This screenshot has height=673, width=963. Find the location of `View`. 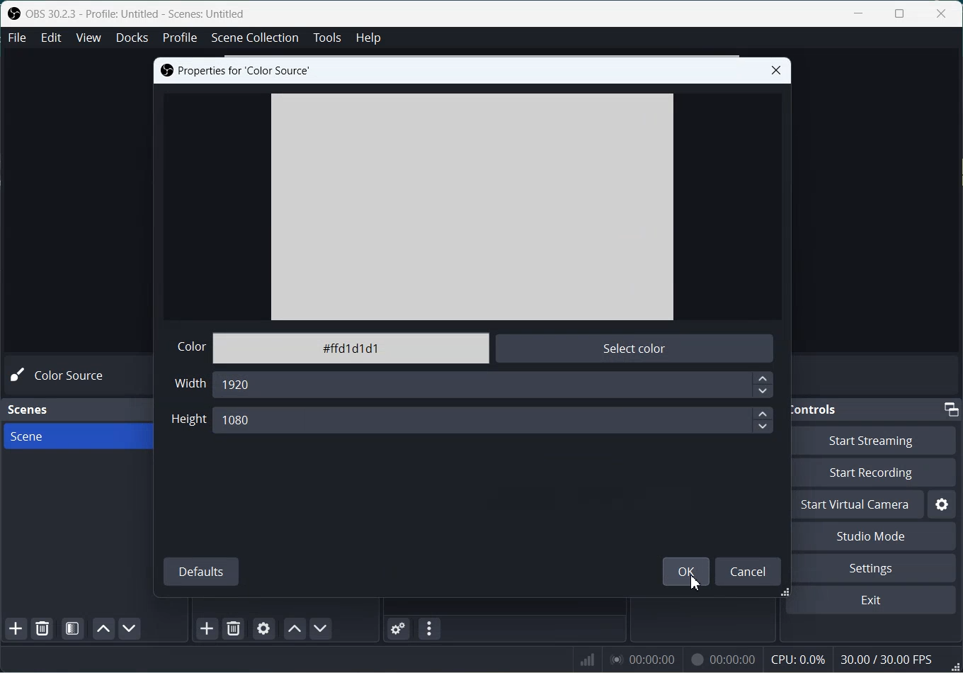

View is located at coordinates (89, 37).